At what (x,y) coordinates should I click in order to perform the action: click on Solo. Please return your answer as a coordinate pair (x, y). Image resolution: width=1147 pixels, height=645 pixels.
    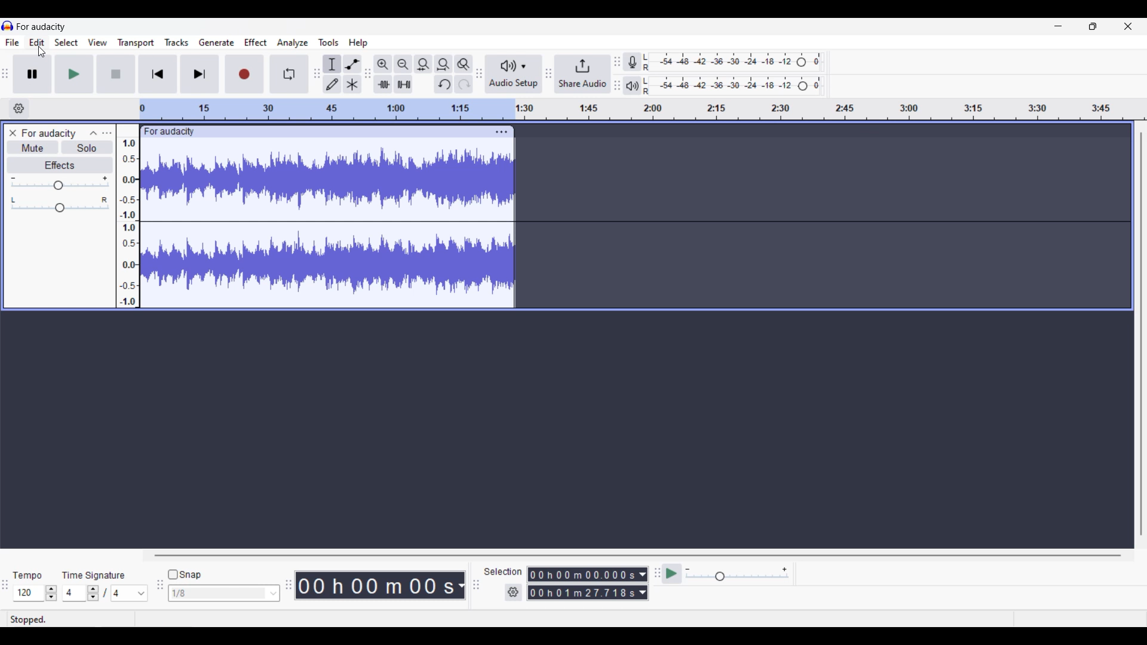
    Looking at the image, I should click on (87, 147).